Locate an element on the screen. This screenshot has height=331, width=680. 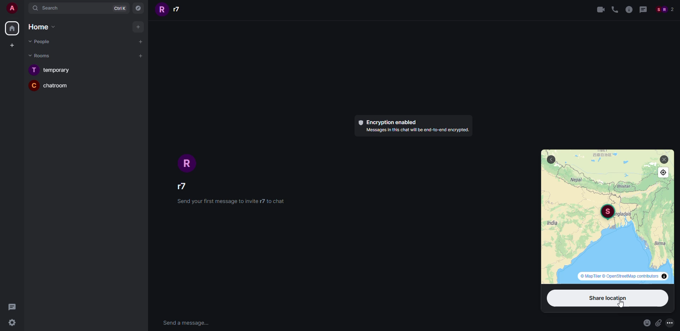
attachment is located at coordinates (659, 323).